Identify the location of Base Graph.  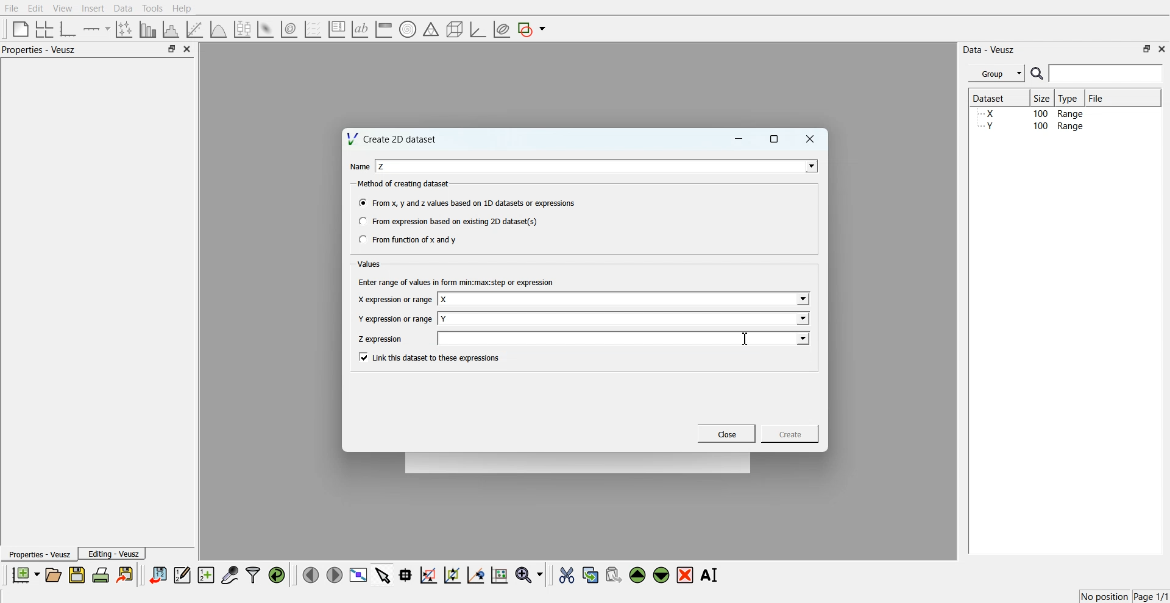
(68, 29).